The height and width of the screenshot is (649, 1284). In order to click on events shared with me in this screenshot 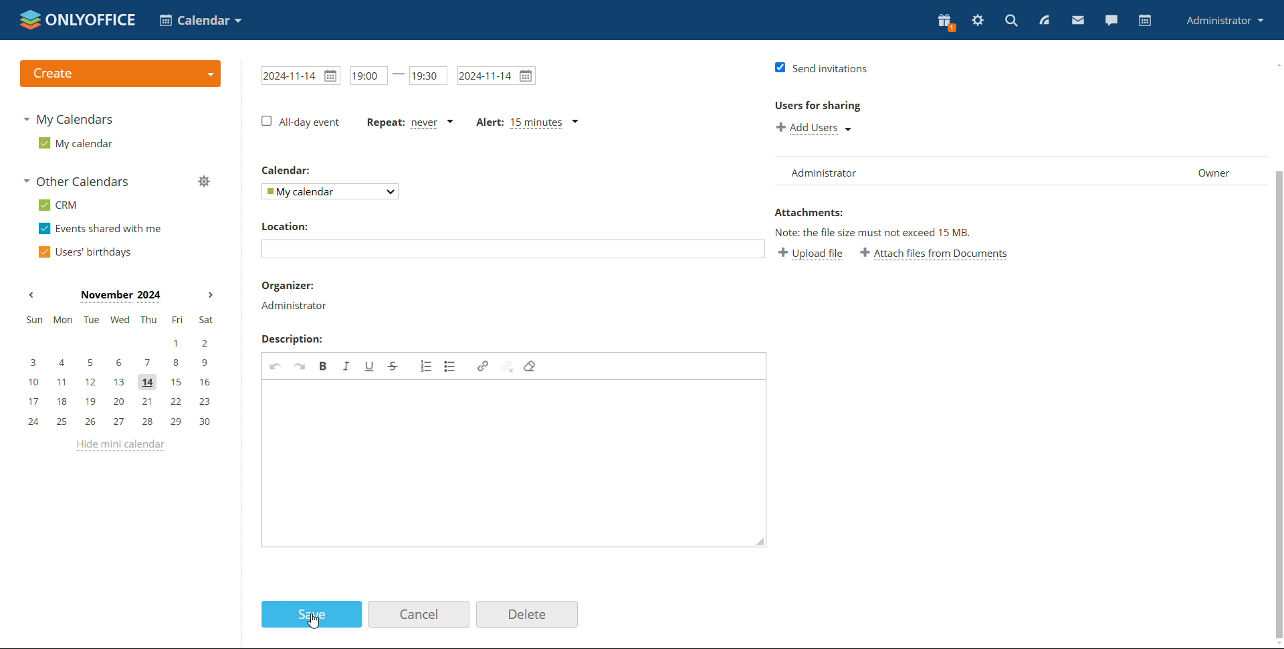, I will do `click(100, 229)`.